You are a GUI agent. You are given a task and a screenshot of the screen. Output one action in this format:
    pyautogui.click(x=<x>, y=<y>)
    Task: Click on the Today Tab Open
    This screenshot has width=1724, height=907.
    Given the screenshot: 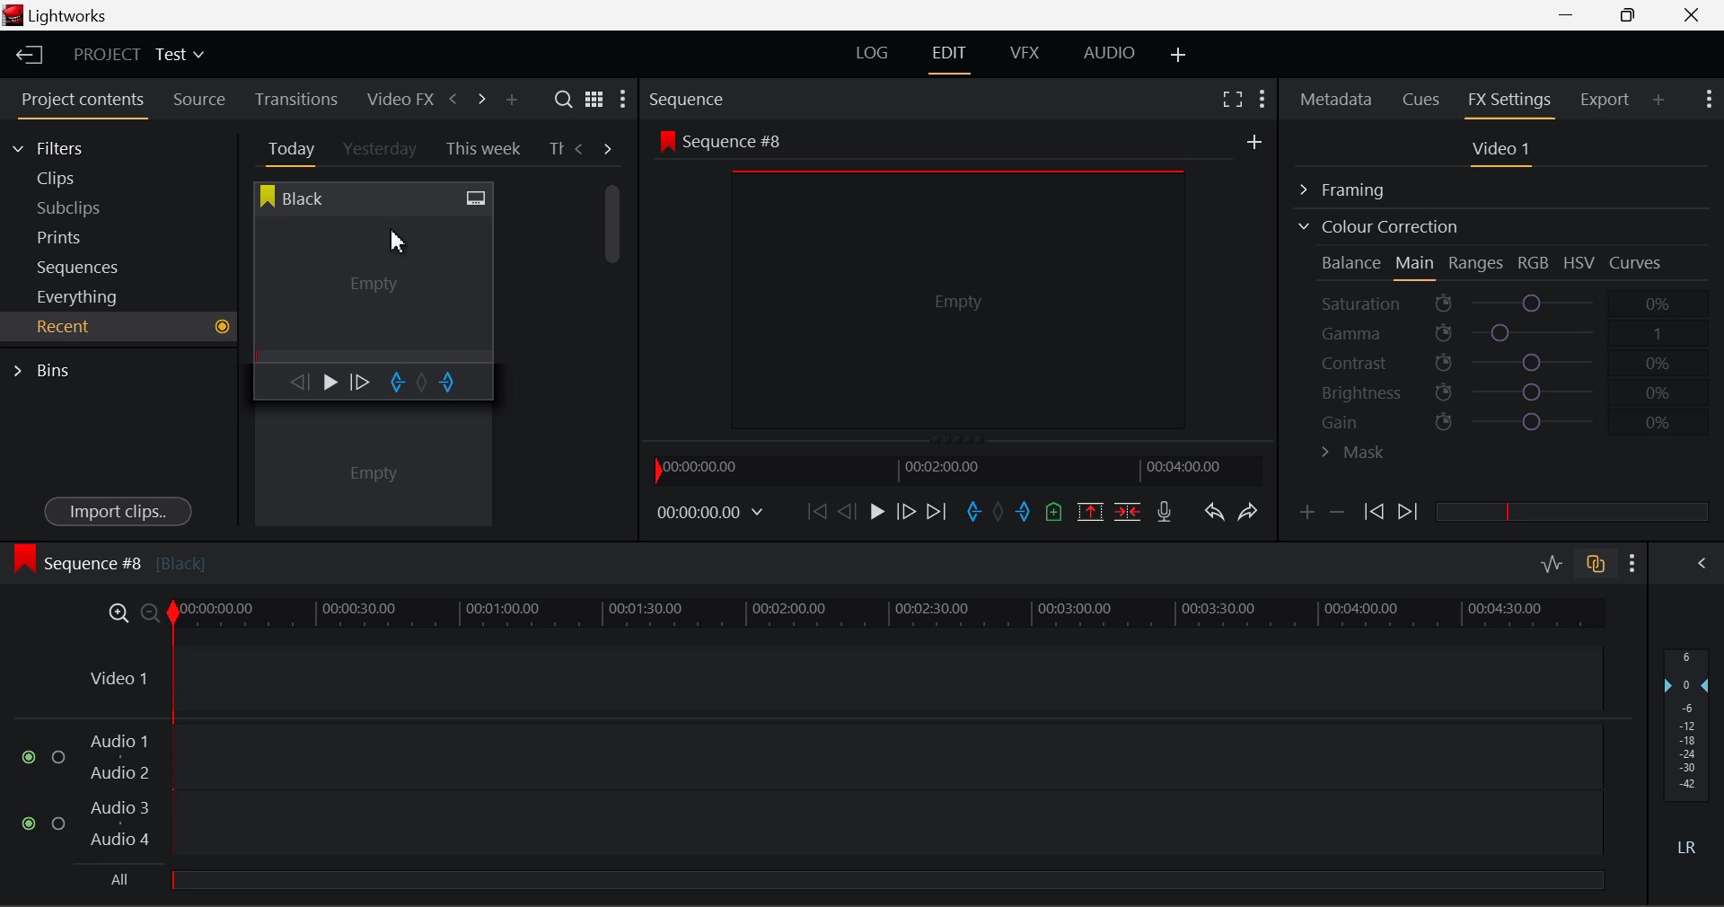 What is the action you would take?
    pyautogui.click(x=287, y=148)
    